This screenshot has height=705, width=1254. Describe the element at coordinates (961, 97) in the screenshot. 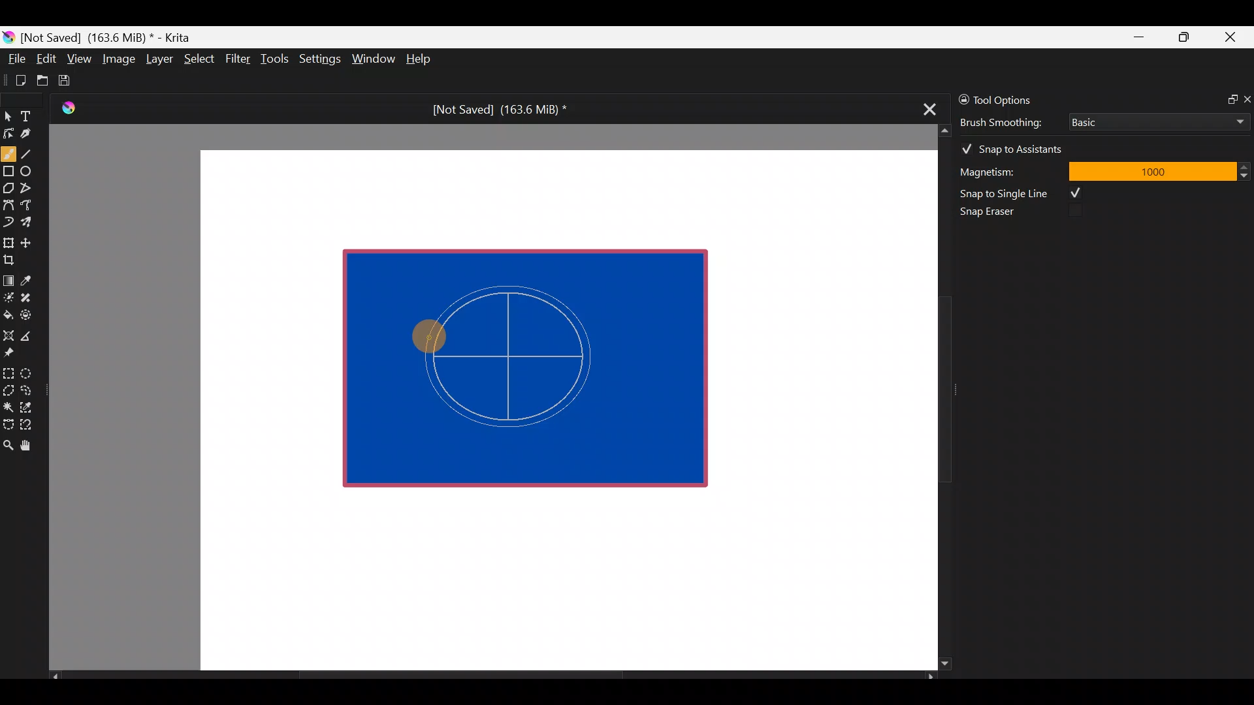

I see `Lock/unlock docker` at that location.